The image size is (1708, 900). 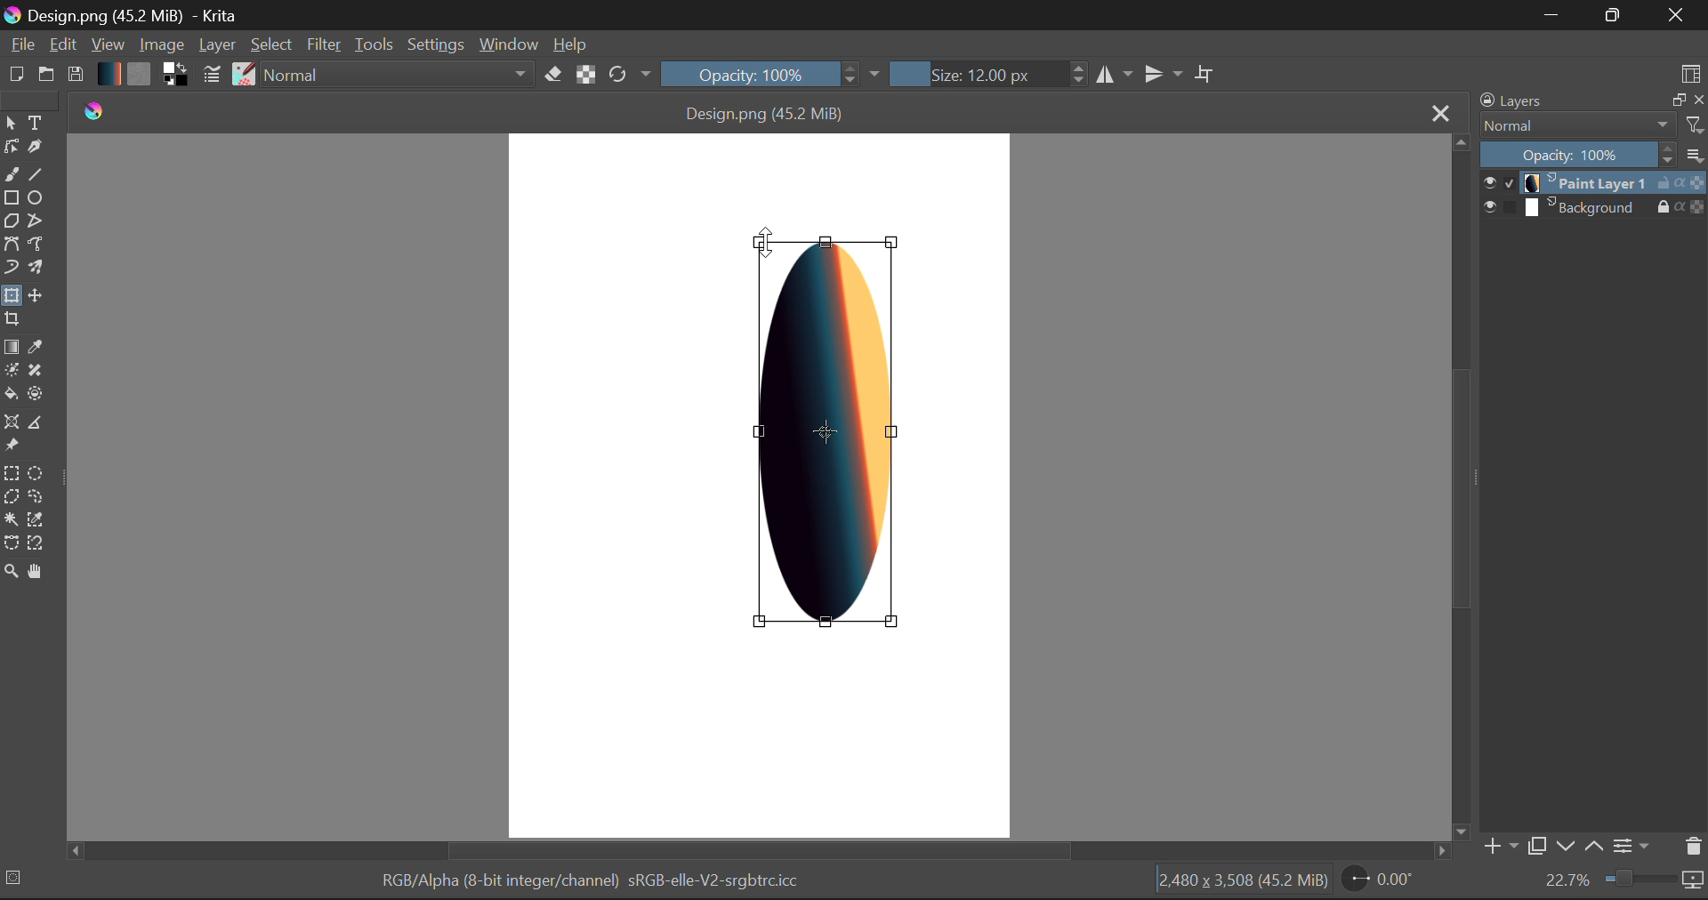 What do you see at coordinates (434, 44) in the screenshot?
I see `Settings` at bounding box center [434, 44].